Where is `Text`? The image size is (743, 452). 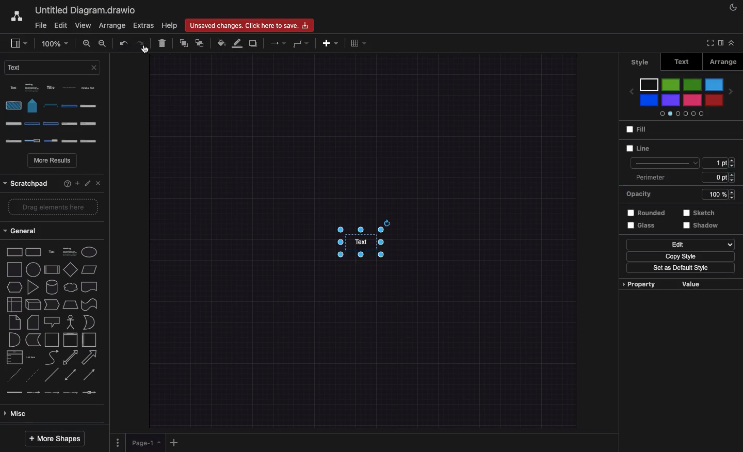
Text is located at coordinates (52, 67).